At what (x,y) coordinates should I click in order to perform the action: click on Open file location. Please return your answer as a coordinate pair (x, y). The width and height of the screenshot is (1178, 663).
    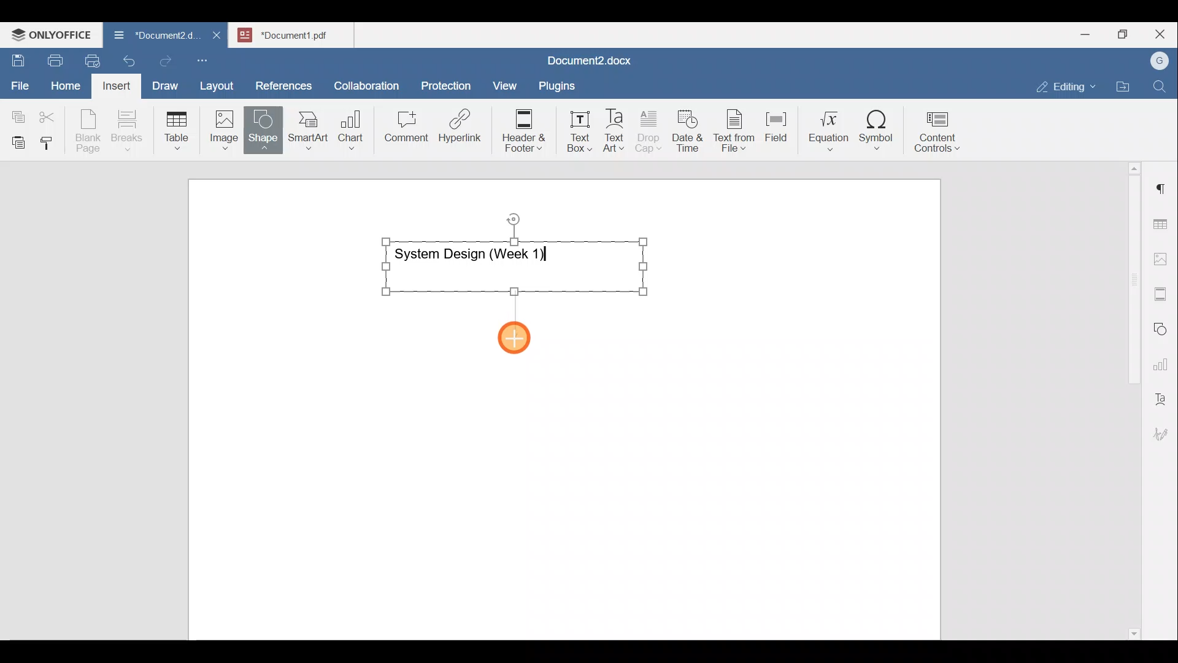
    Looking at the image, I should click on (1126, 88).